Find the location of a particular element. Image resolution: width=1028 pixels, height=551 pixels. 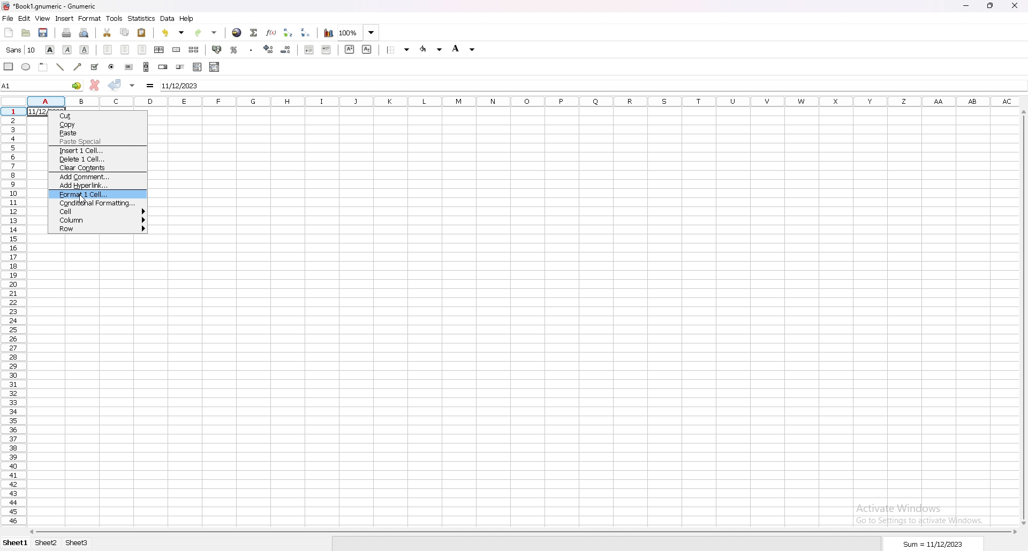

clear contents is located at coordinates (98, 168).